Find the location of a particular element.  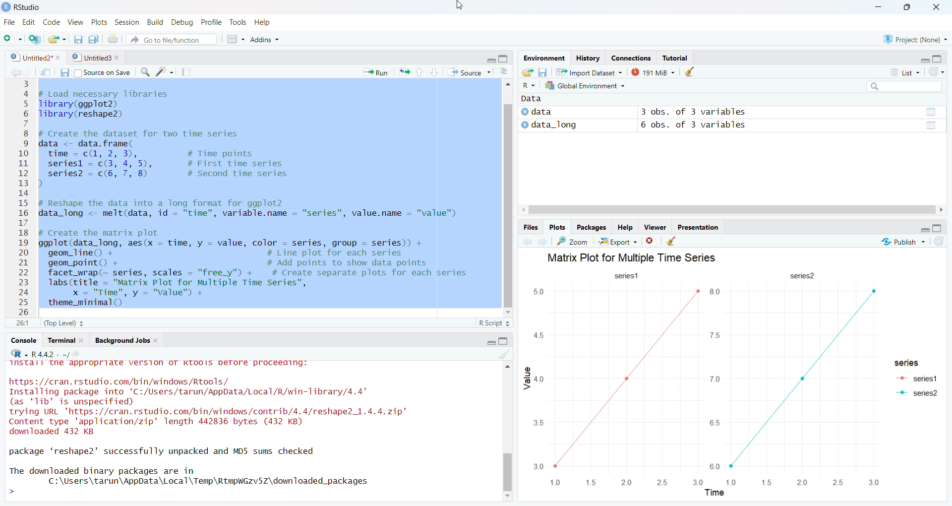

Untitled3 is located at coordinates (91, 58).